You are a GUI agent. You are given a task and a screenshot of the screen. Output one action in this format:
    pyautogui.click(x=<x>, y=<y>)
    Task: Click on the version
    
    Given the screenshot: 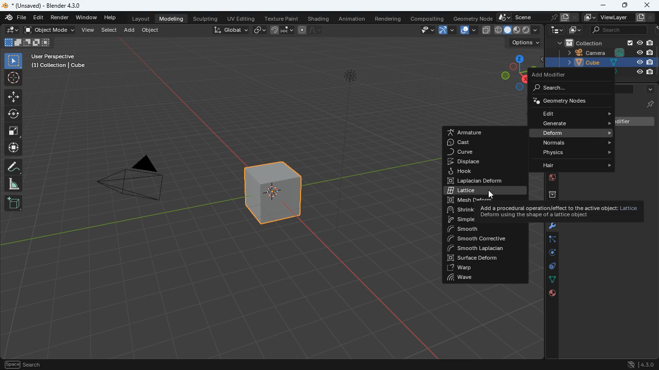 What is the action you would take?
    pyautogui.click(x=638, y=363)
    